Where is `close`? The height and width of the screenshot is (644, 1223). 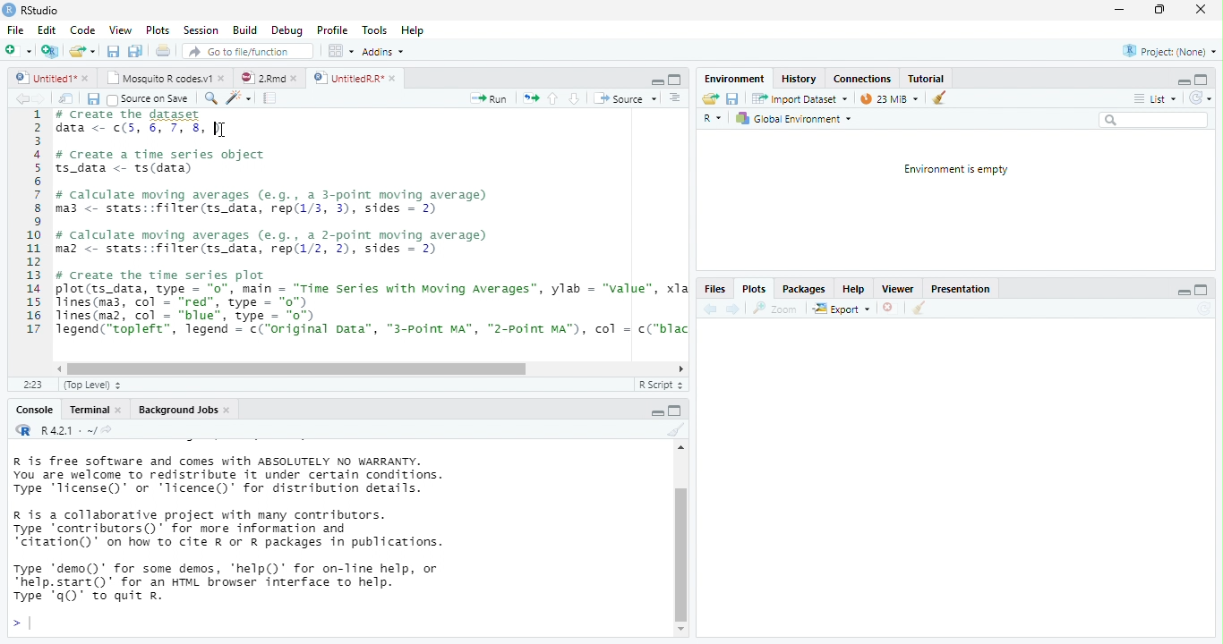
close is located at coordinates (87, 79).